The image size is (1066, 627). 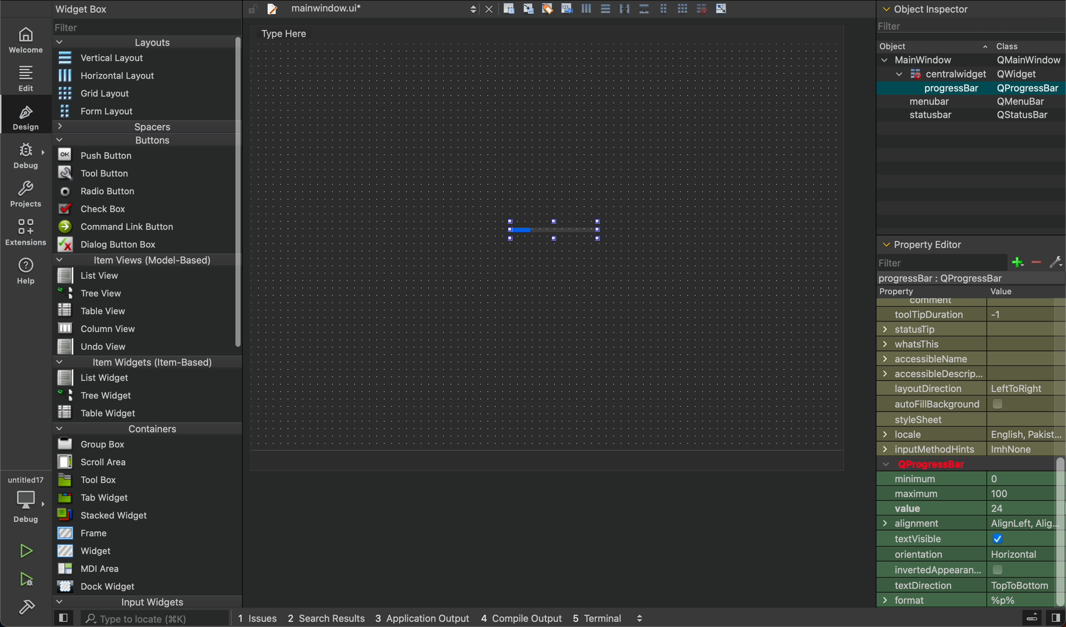 What do you see at coordinates (91, 291) in the screenshot?
I see `File` at bounding box center [91, 291].